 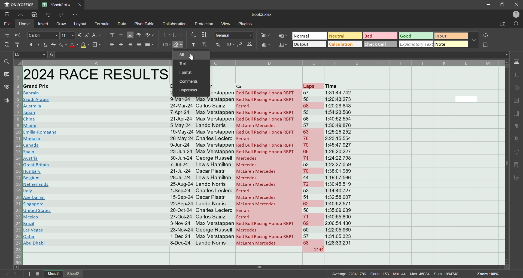 I want to click on text, so click(x=517, y=139).